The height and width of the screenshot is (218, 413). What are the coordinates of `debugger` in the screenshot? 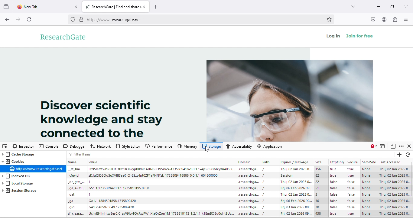 It's located at (74, 146).